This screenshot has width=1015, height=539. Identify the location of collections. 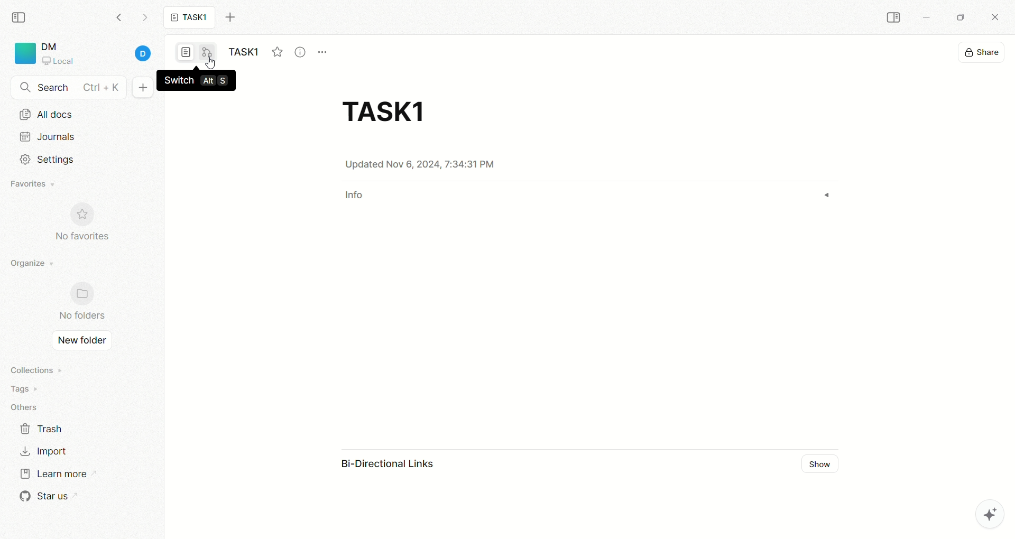
(34, 370).